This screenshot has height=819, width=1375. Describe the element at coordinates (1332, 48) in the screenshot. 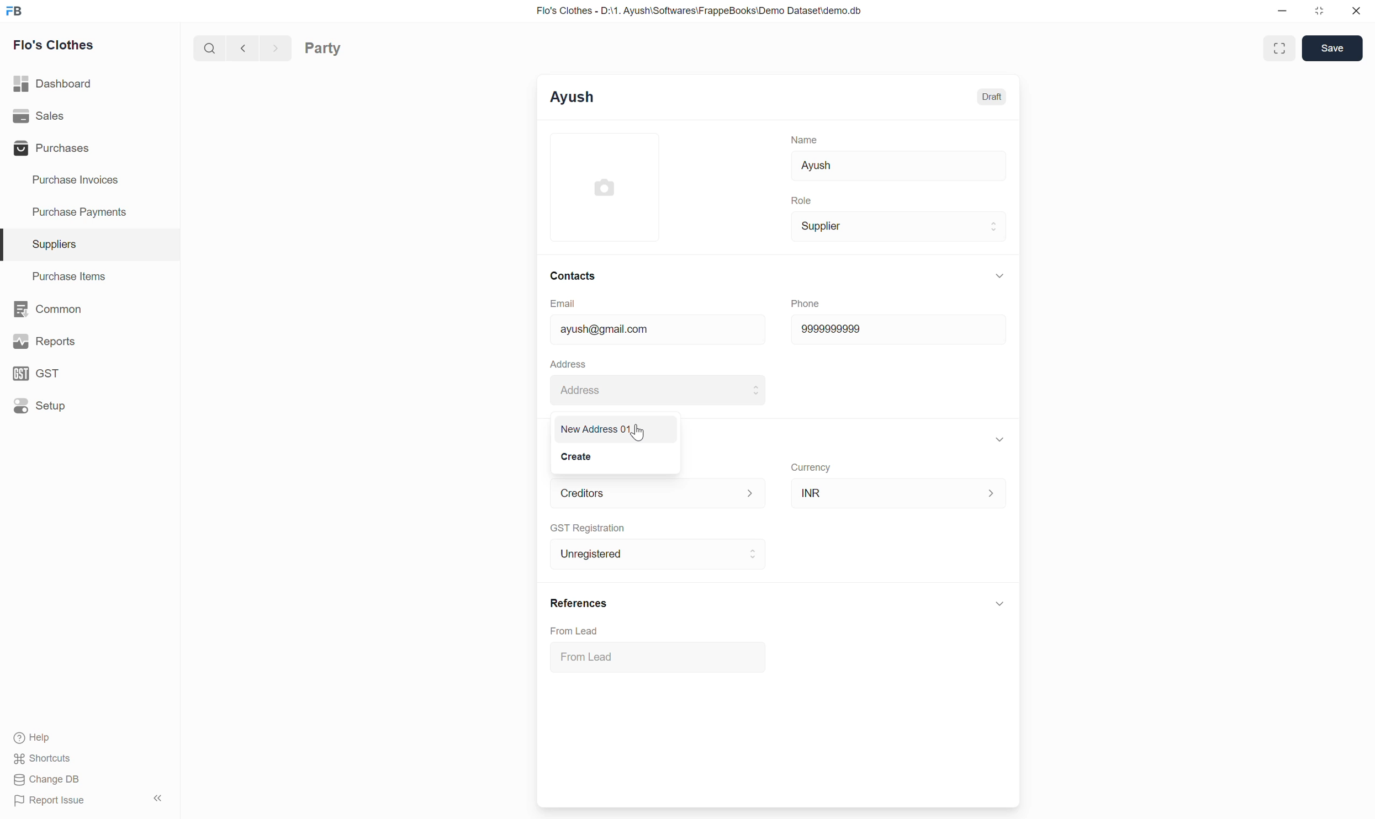

I see `Save` at that location.